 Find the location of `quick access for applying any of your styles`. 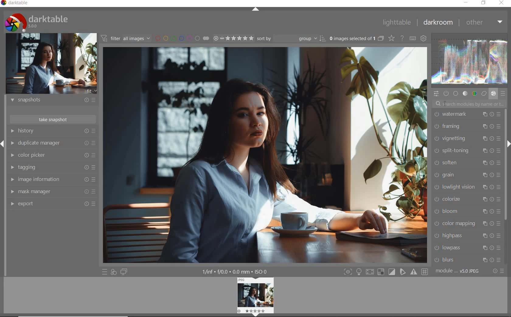

quick access for applying any of your styles is located at coordinates (113, 272).